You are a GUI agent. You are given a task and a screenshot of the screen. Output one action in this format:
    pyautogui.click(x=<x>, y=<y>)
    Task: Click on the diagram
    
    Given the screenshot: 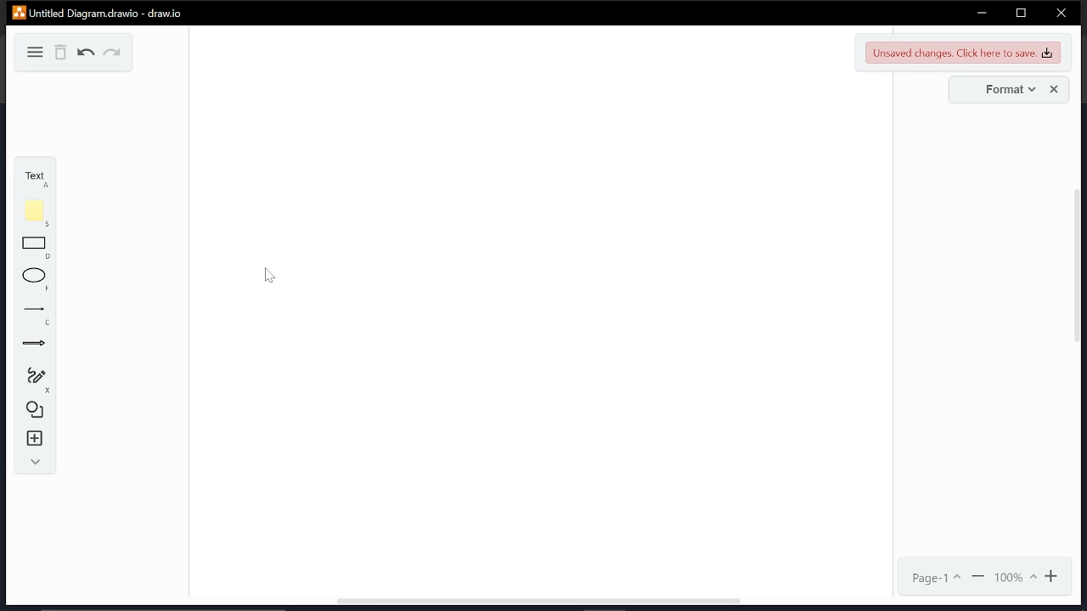 What is the action you would take?
    pyautogui.click(x=32, y=51)
    